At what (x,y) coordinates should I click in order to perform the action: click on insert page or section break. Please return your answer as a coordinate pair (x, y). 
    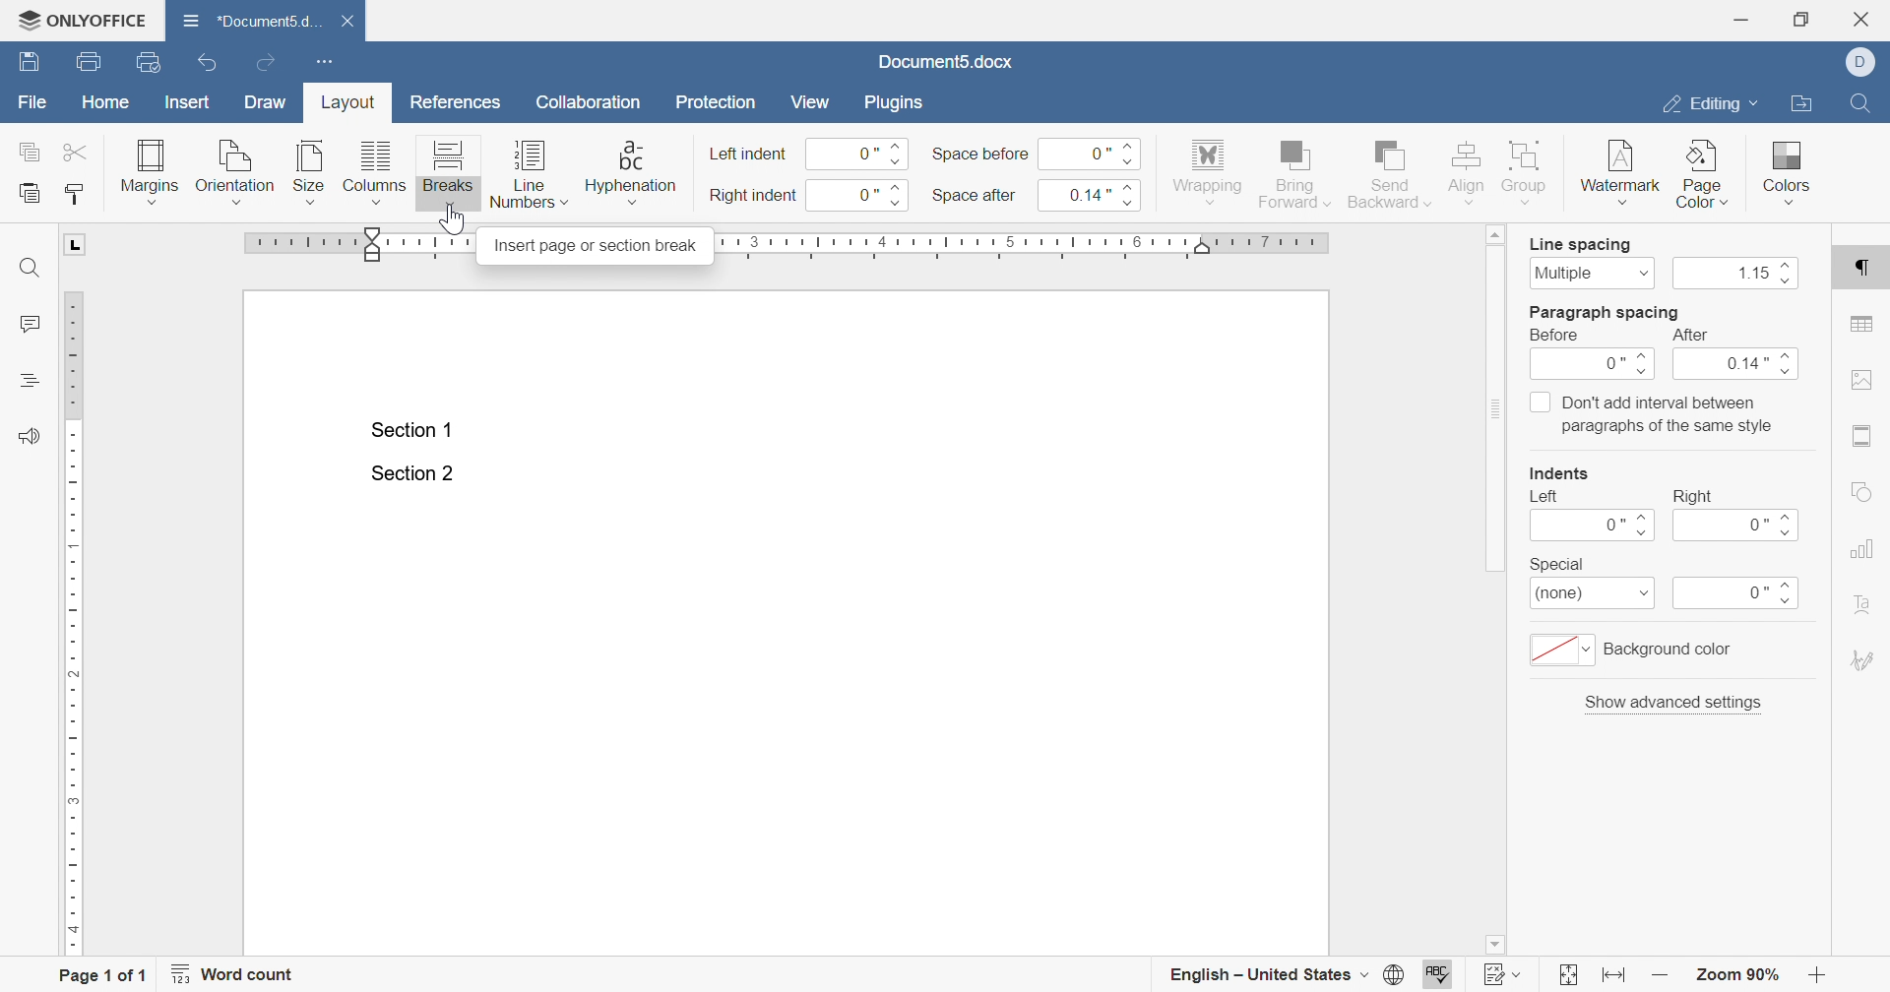
    Looking at the image, I should click on (592, 247).